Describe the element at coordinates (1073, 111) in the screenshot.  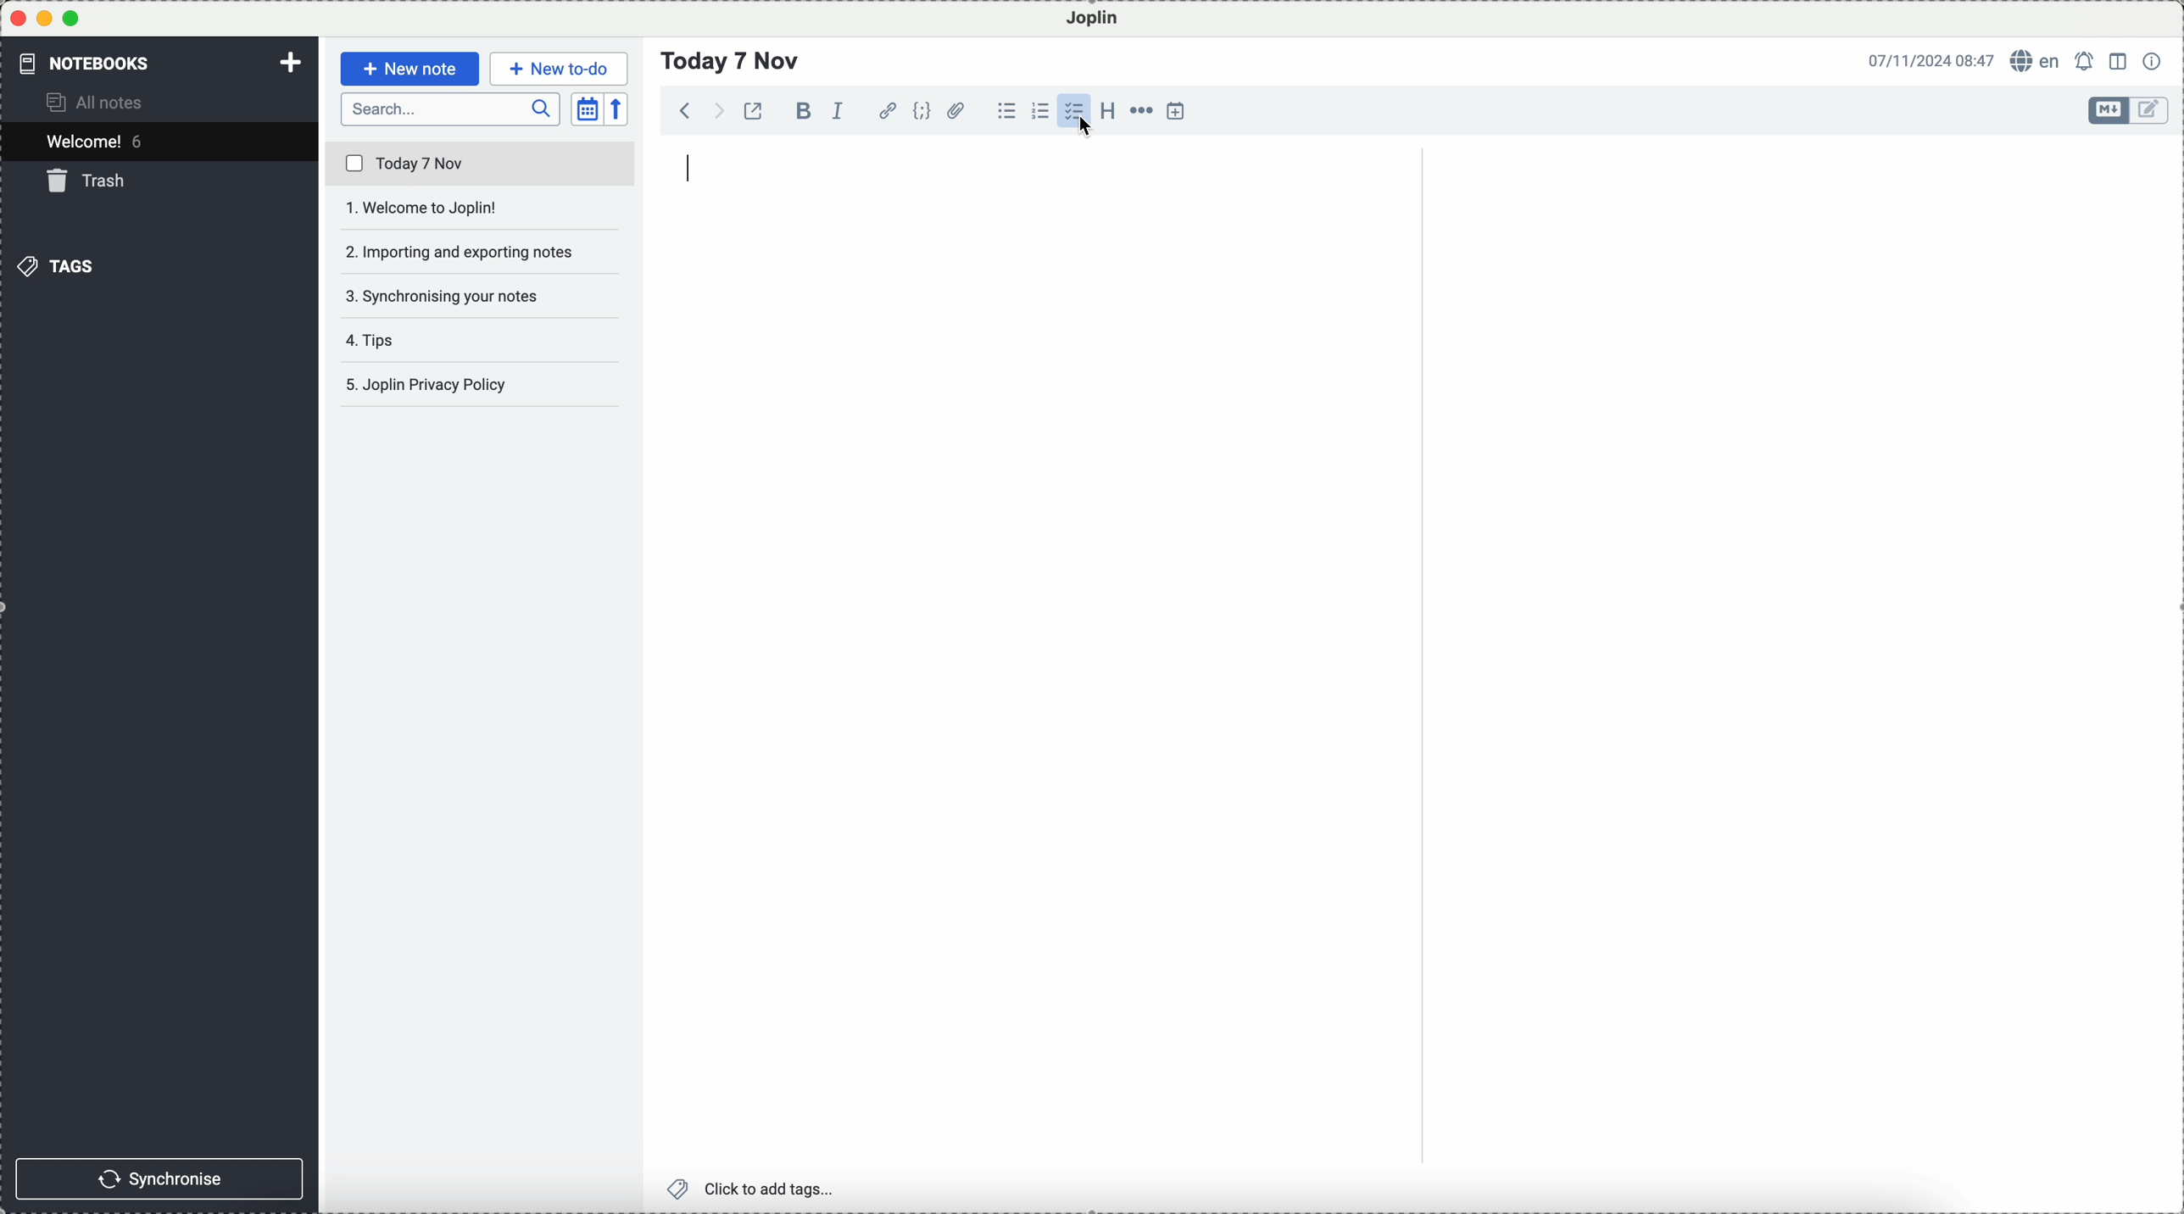
I see `checkbox` at that location.